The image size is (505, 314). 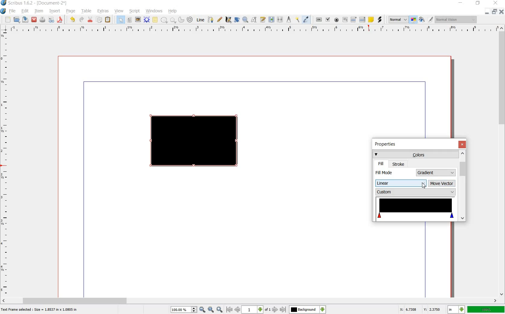 I want to click on preflight verifier, so click(x=51, y=20).